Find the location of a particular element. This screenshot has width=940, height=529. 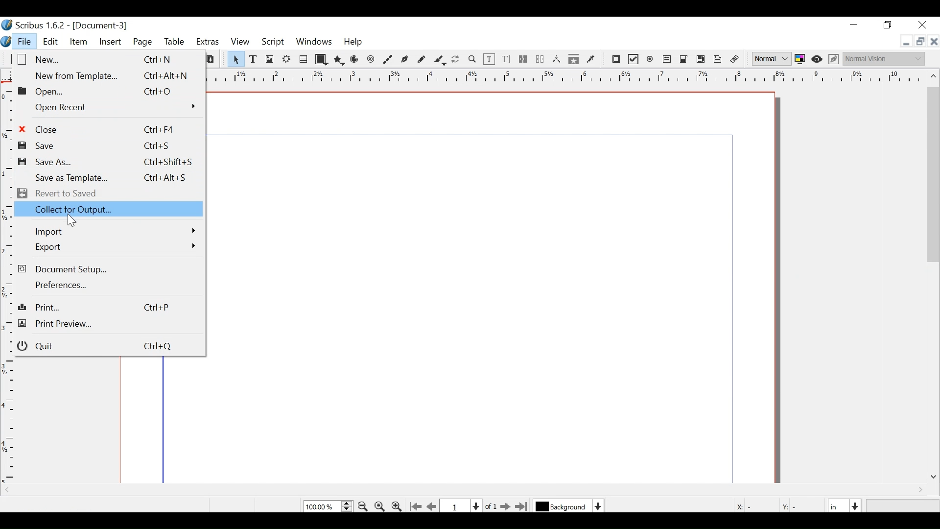

Zoom to 100 is located at coordinates (380, 505).